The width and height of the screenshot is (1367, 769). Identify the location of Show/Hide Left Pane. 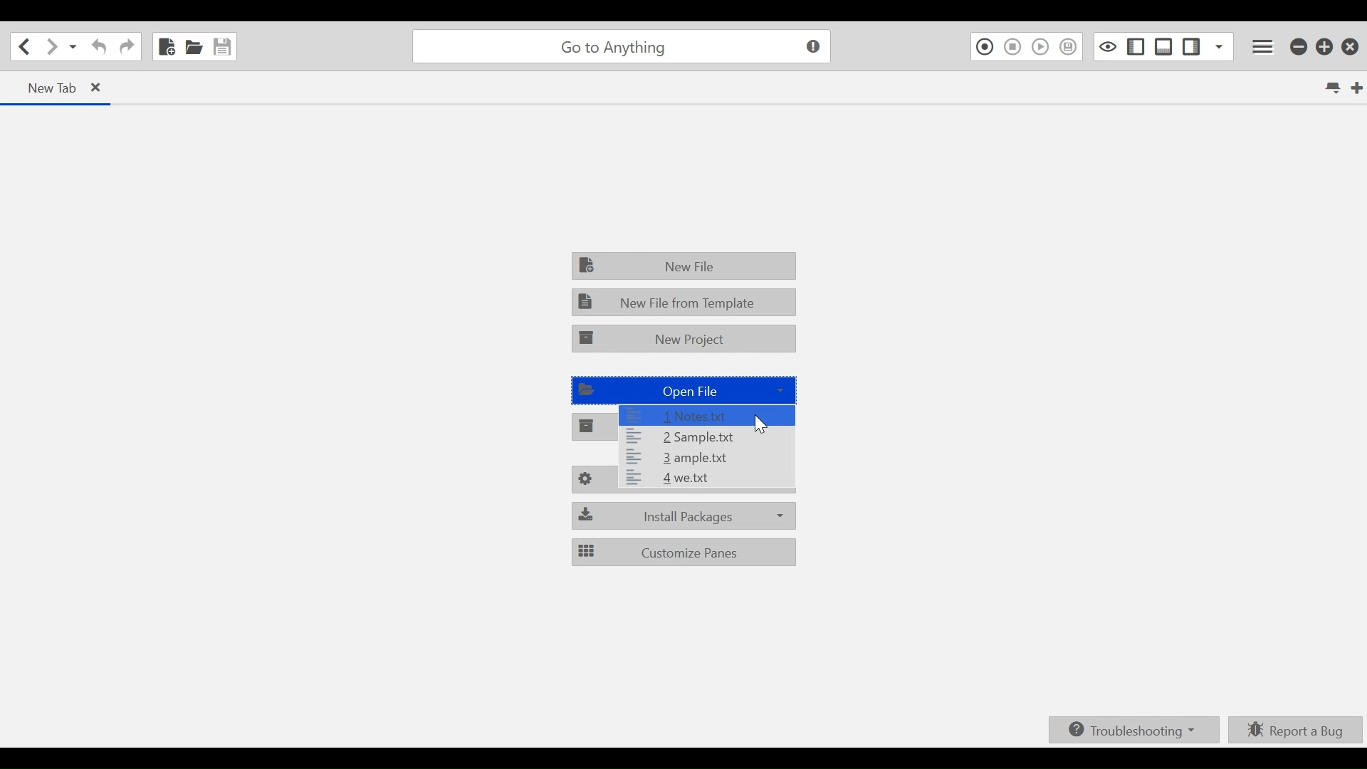
(1191, 46).